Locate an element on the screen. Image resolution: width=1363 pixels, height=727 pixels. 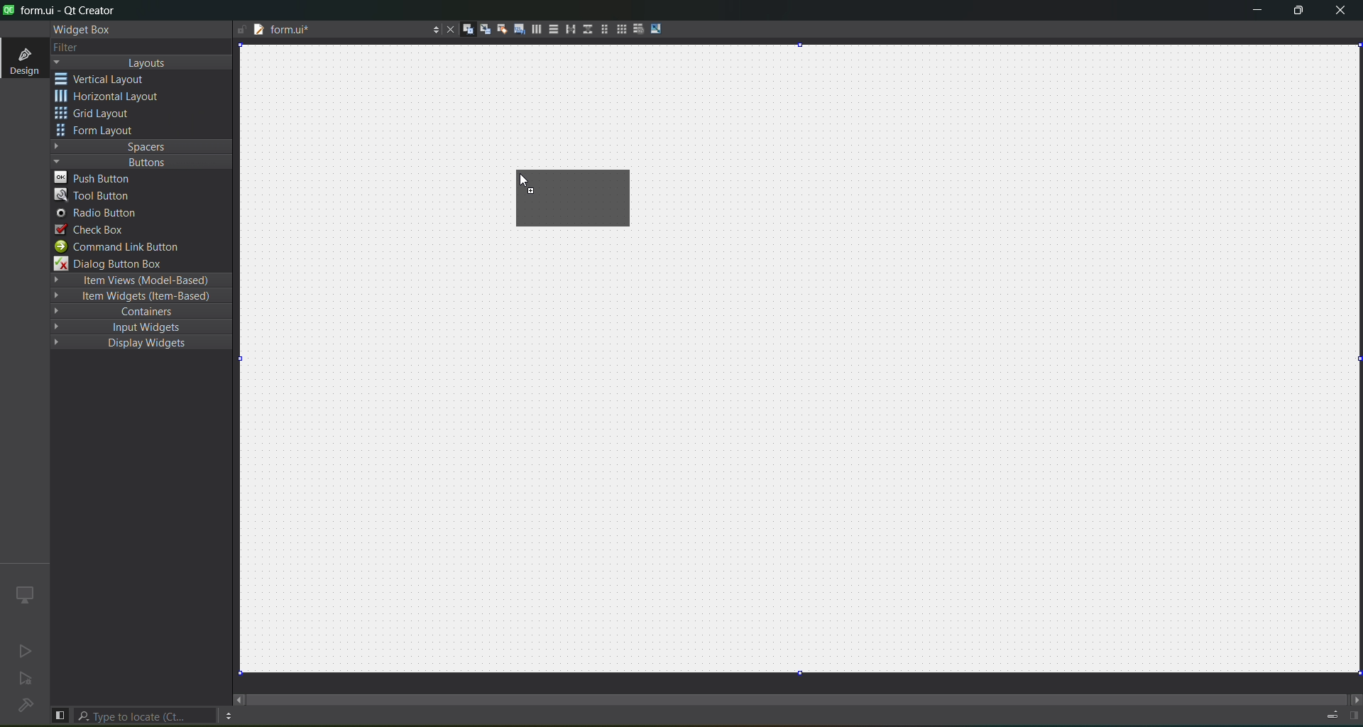
input widgets is located at coordinates (134, 327).